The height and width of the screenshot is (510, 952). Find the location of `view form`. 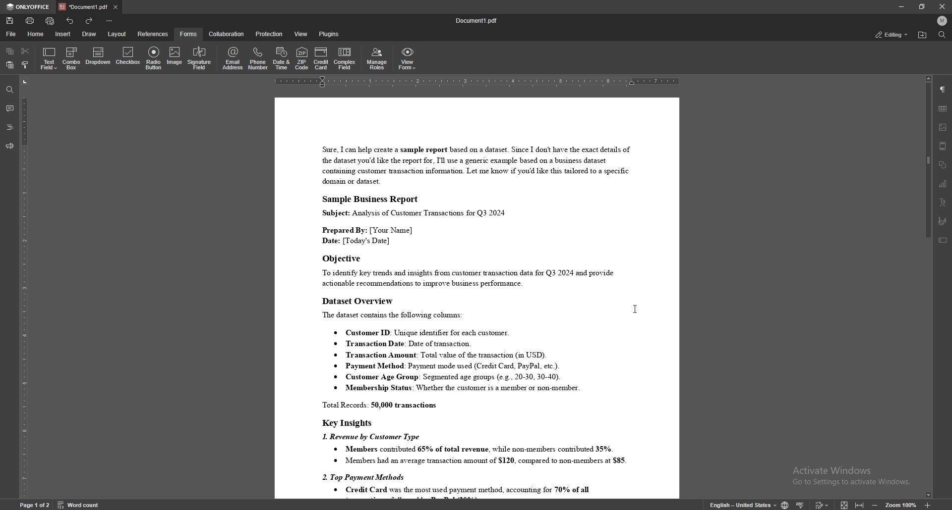

view form is located at coordinates (408, 58).